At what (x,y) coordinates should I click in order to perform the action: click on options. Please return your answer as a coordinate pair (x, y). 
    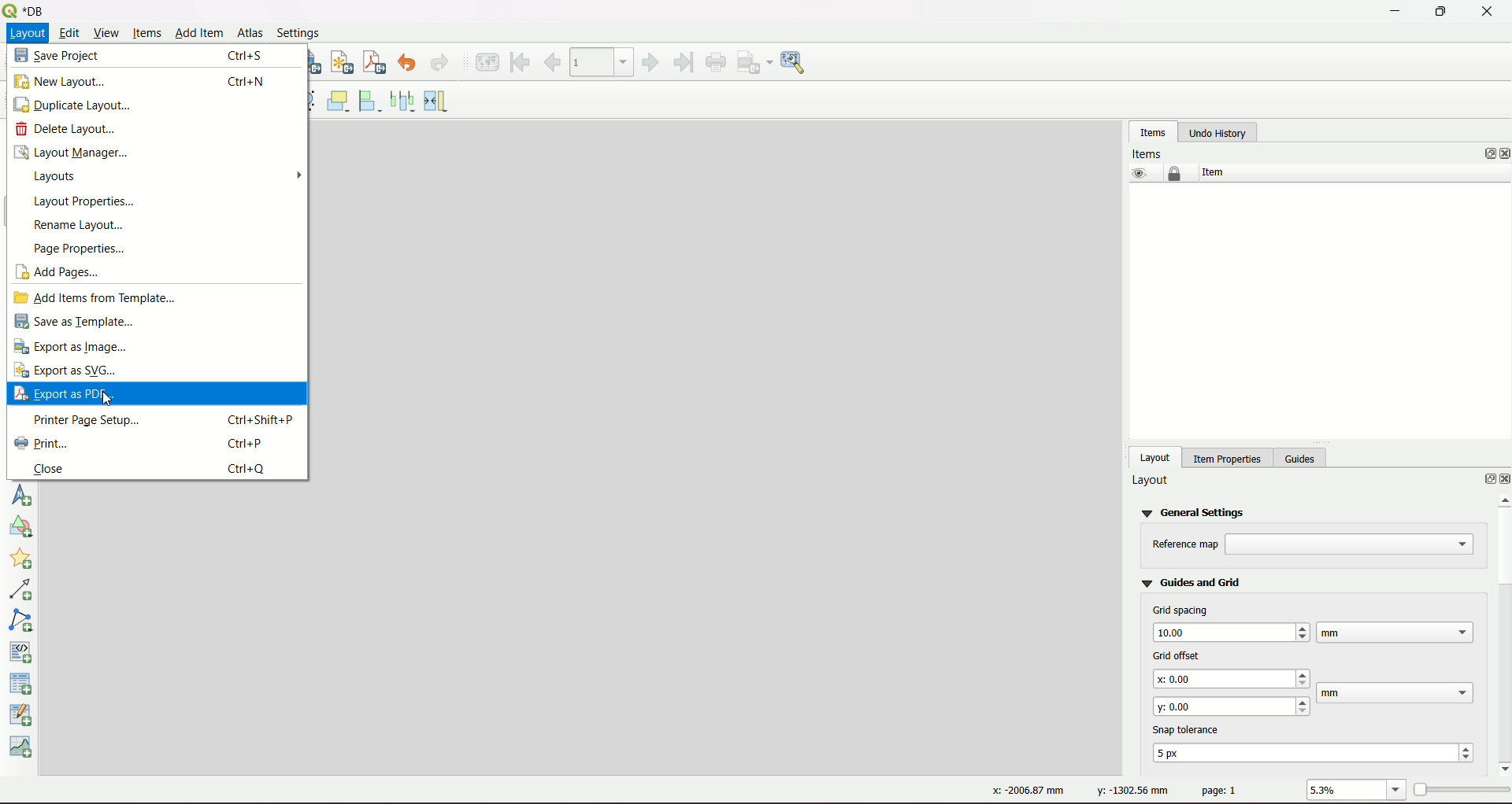
    Looking at the image, I should click on (1480, 153).